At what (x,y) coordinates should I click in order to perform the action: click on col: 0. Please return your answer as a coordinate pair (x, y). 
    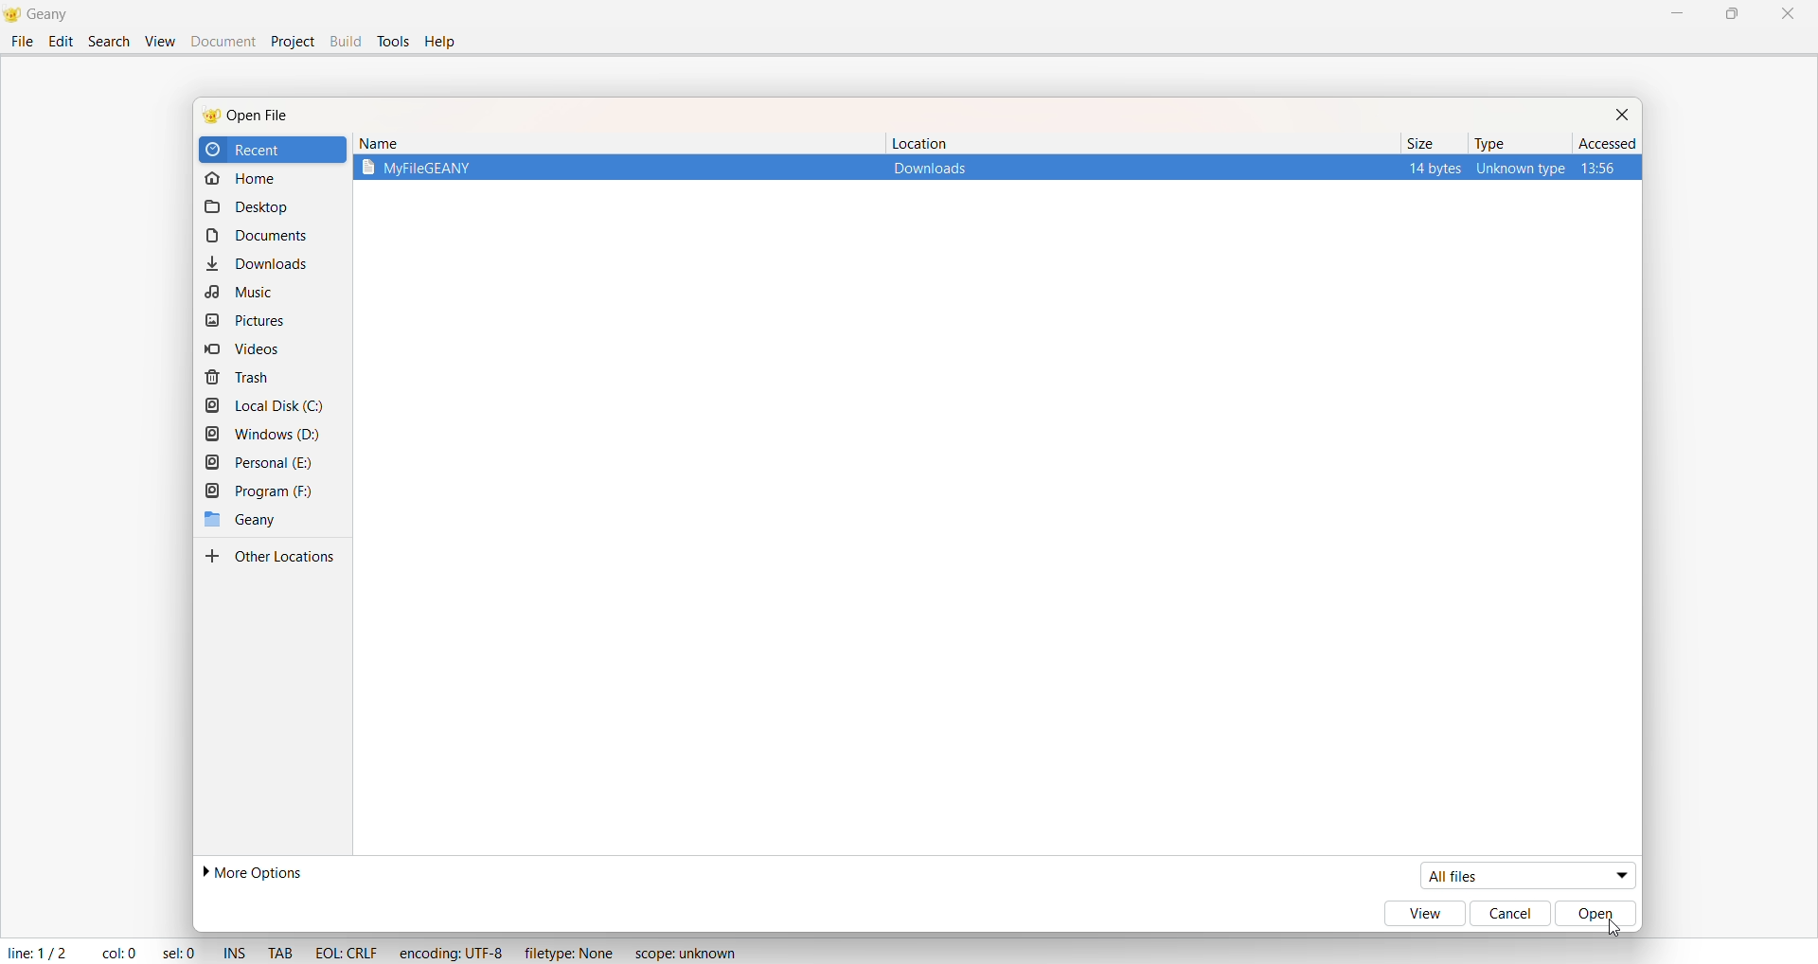
    Looking at the image, I should click on (113, 953).